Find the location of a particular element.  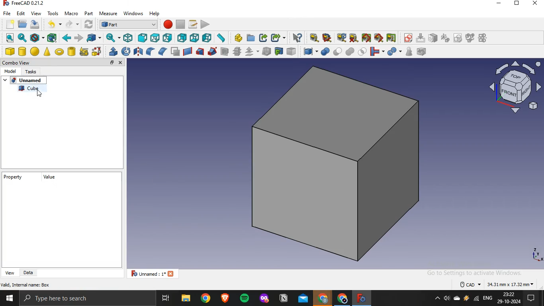

macro is located at coordinates (71, 14).